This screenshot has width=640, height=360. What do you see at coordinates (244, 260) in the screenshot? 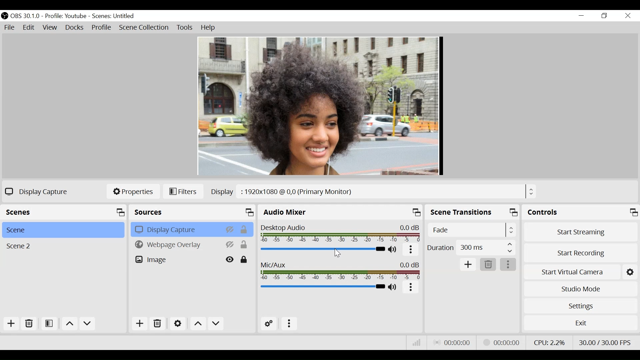
I see `(un)lock` at bounding box center [244, 260].